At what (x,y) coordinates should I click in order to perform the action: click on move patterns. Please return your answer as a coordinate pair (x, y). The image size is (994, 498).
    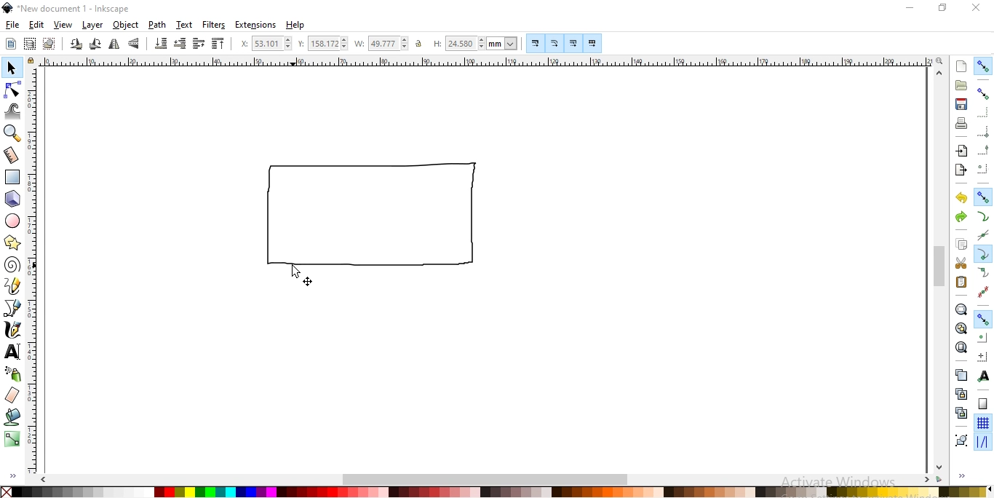
    Looking at the image, I should click on (595, 43).